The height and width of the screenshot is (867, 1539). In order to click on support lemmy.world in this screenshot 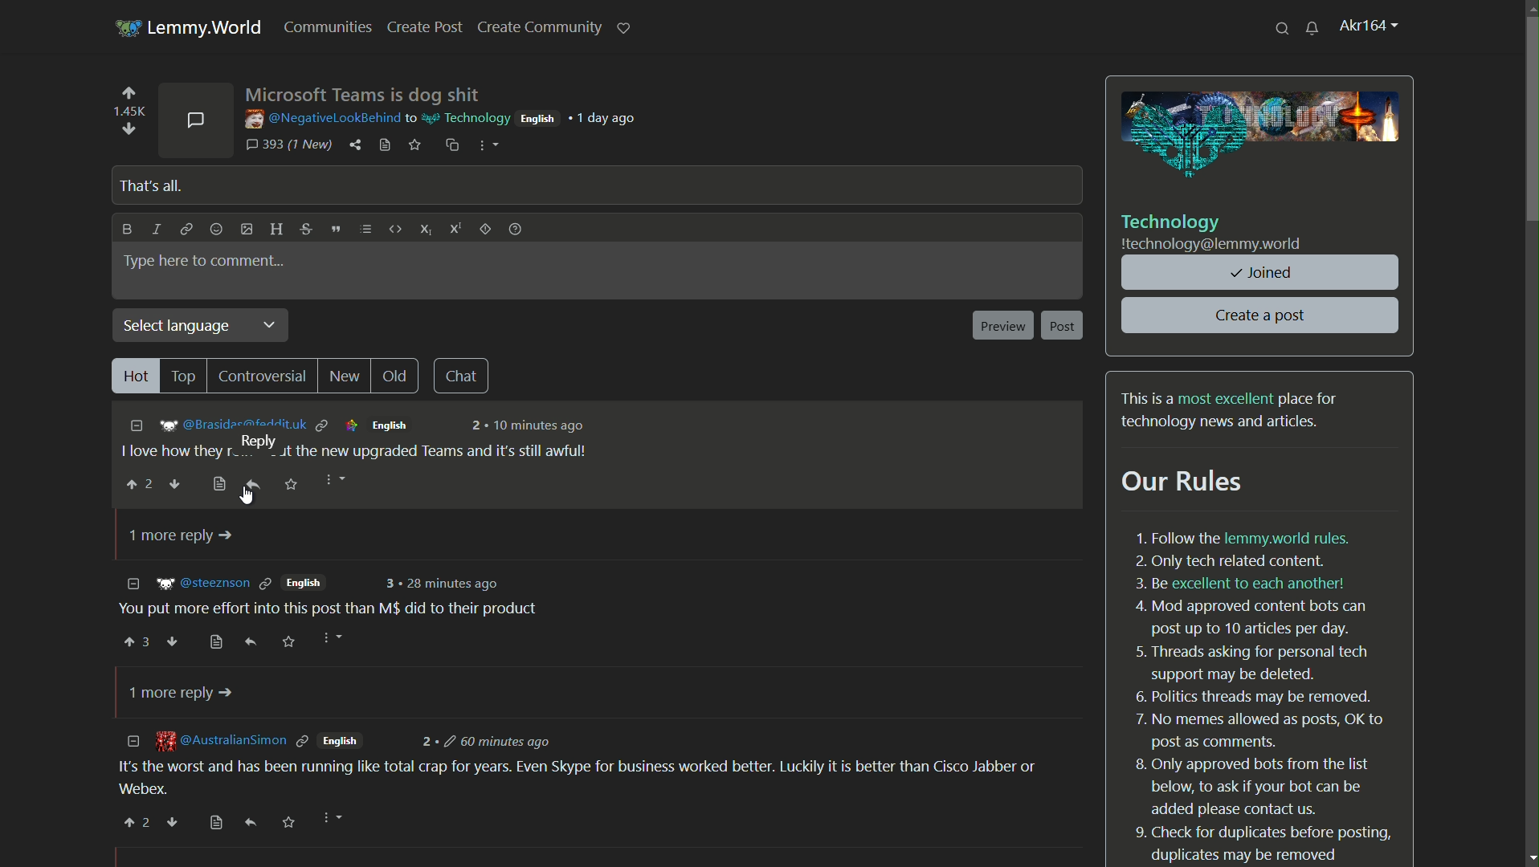, I will do `click(624, 26)`.